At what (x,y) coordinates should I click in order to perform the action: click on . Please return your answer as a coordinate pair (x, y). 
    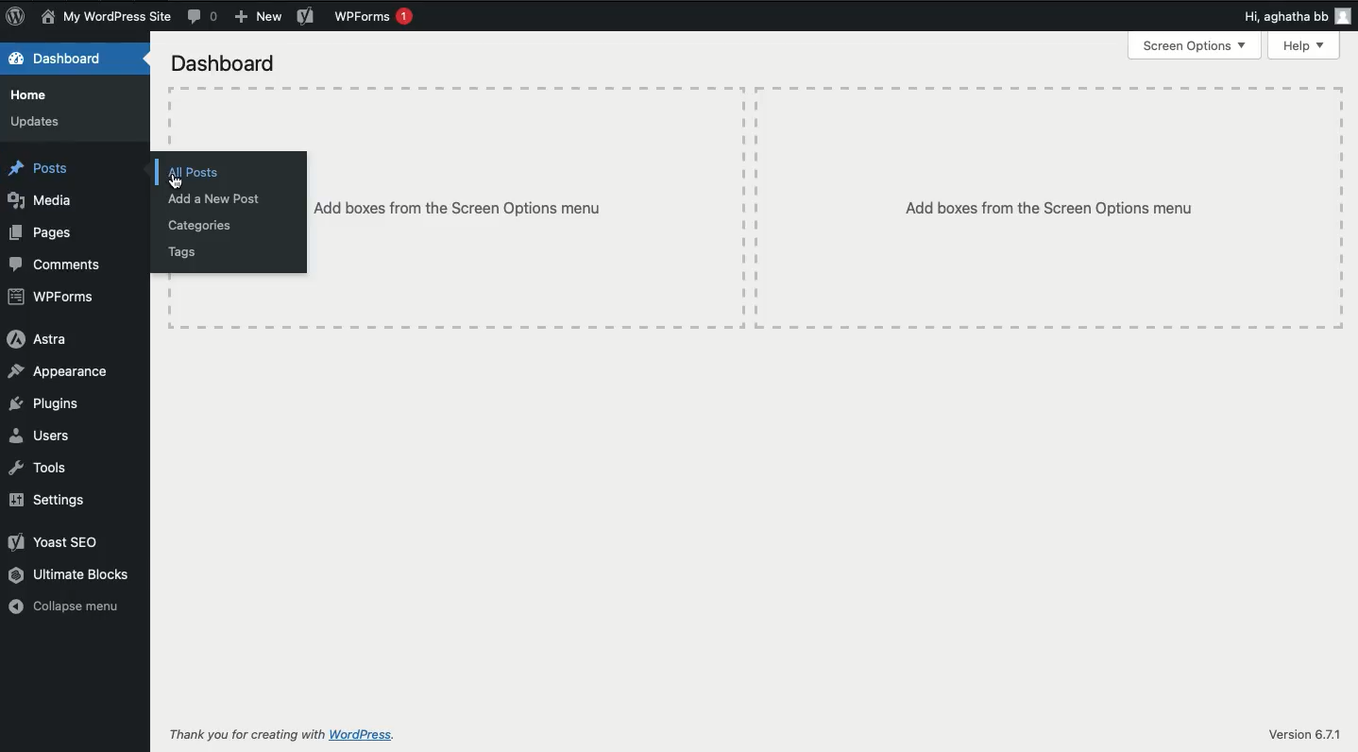
    Looking at the image, I should click on (58, 59).